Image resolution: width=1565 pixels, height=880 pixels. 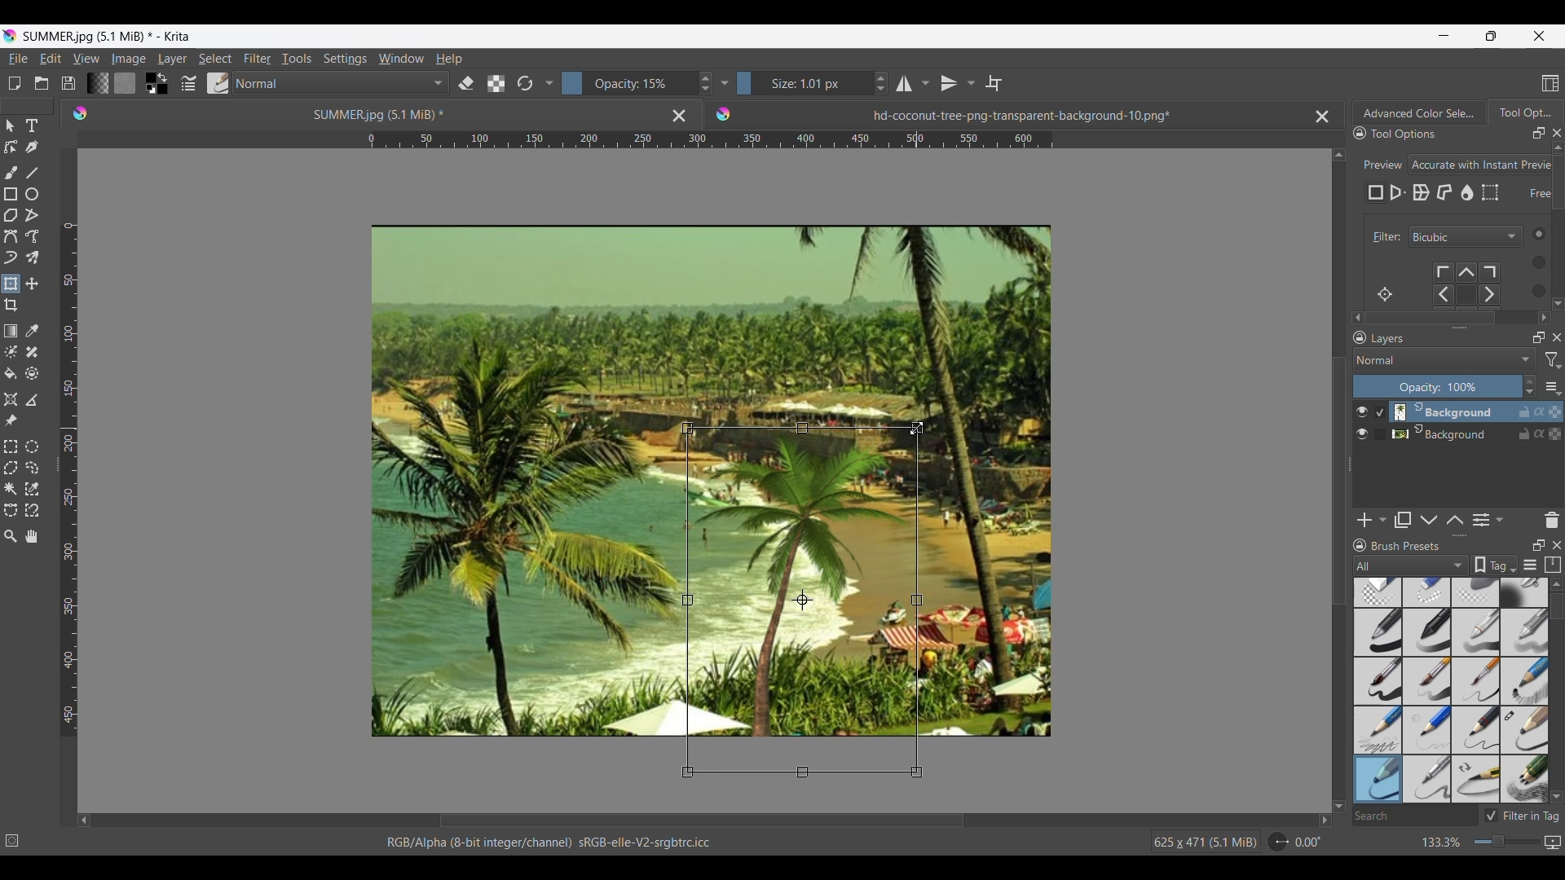 I want to click on Dynamic brush tool, so click(x=11, y=257).